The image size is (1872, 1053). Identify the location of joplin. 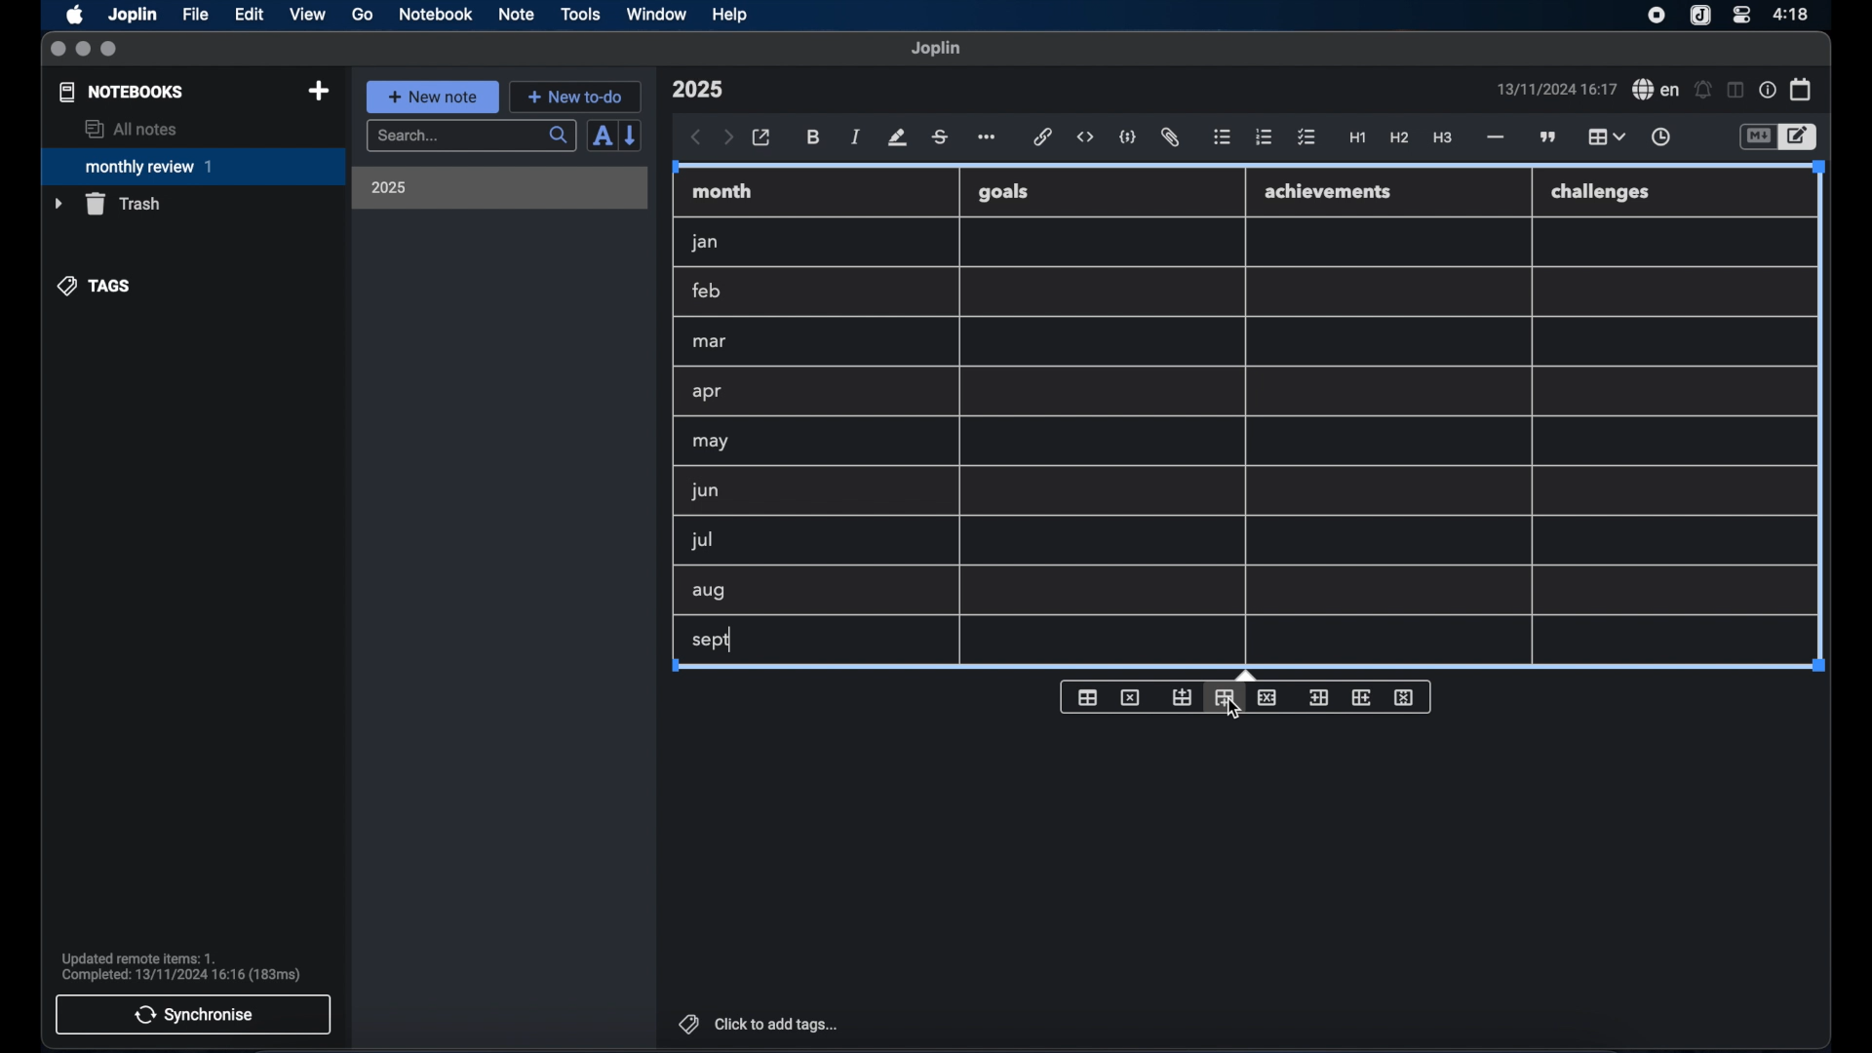
(936, 48).